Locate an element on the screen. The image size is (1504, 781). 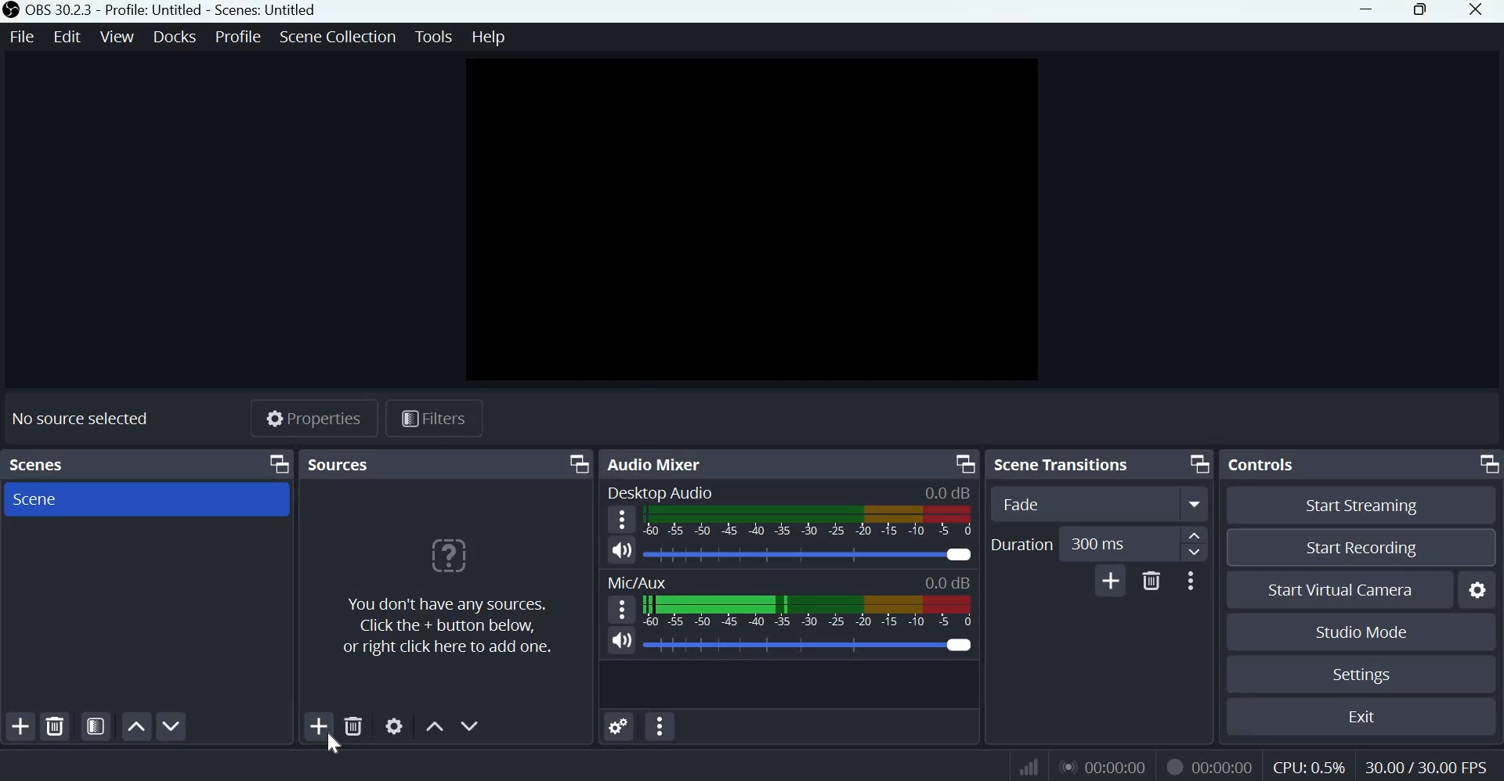
Move source(s) down is located at coordinates (471, 726).